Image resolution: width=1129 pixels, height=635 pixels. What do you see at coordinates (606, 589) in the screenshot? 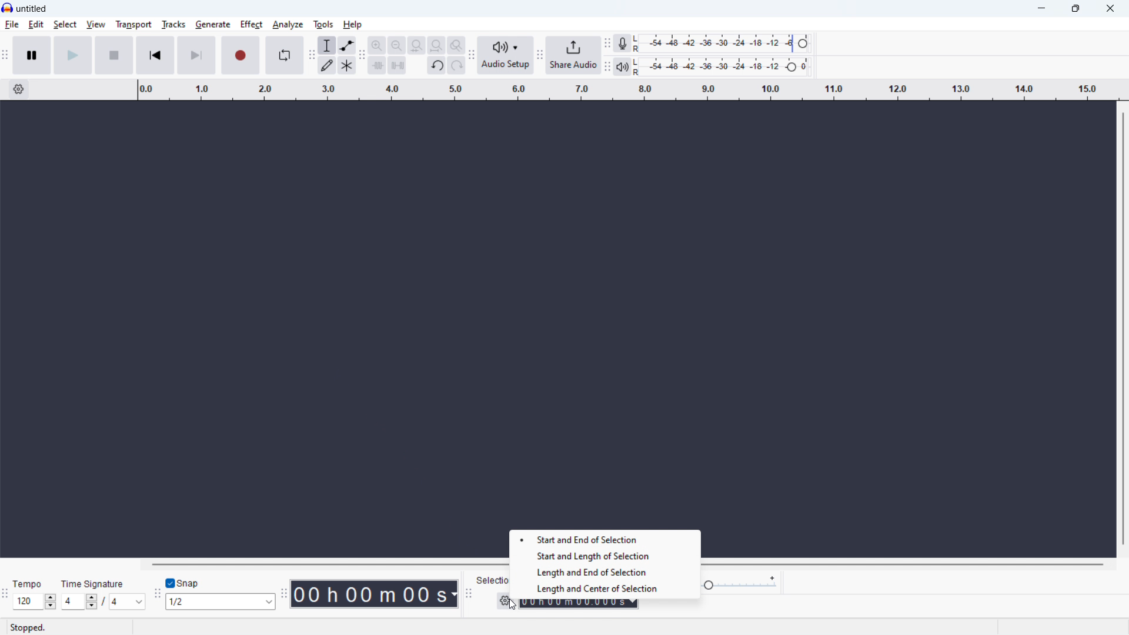
I see `length and center of selection` at bounding box center [606, 589].